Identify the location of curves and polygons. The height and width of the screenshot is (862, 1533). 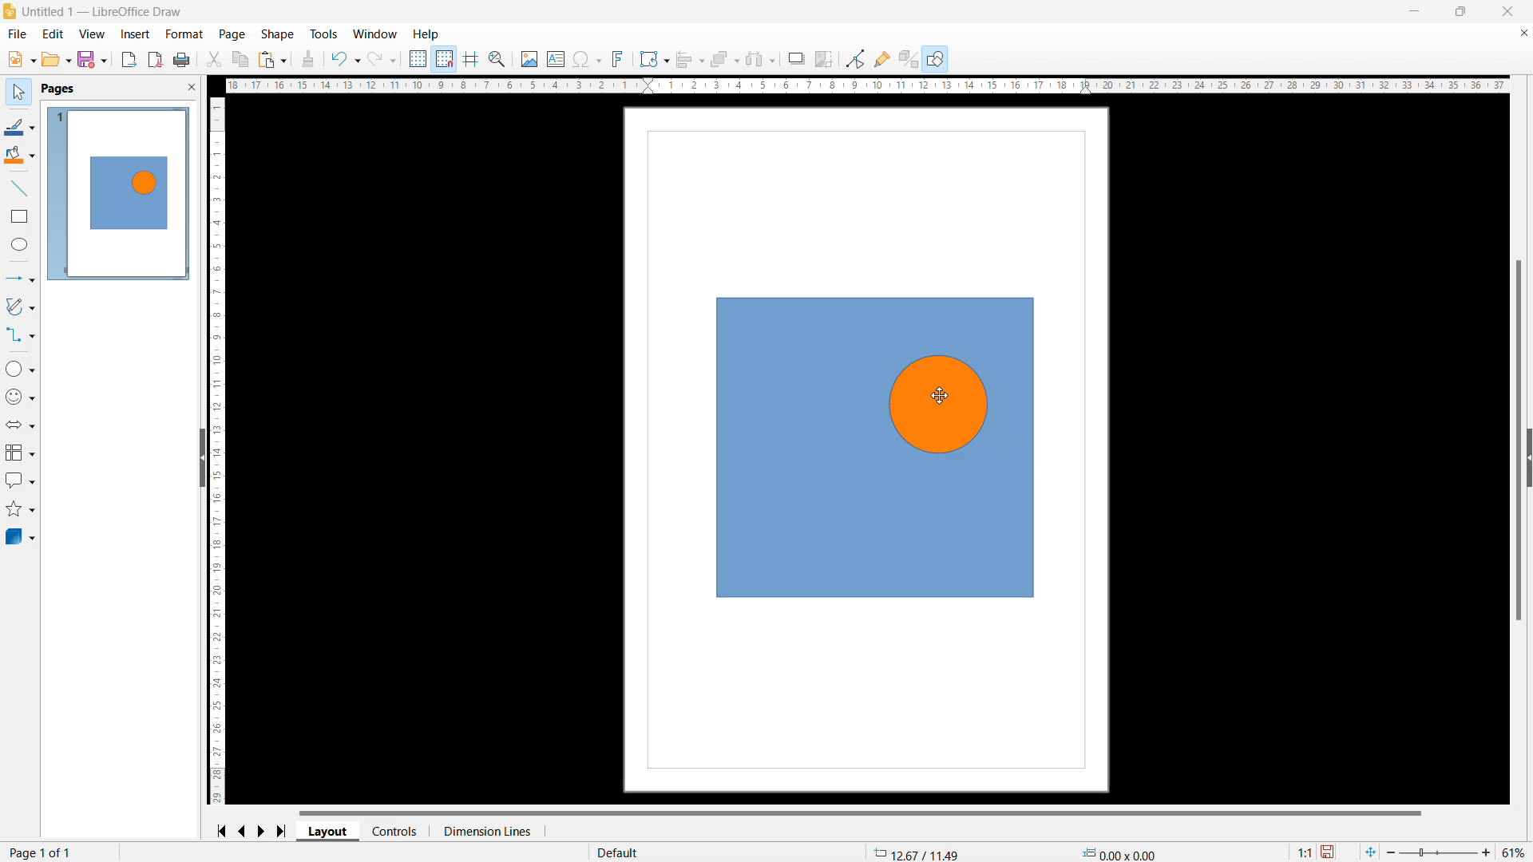
(20, 306).